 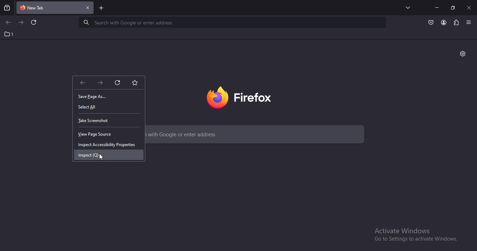 I want to click on restore, so click(x=453, y=7).